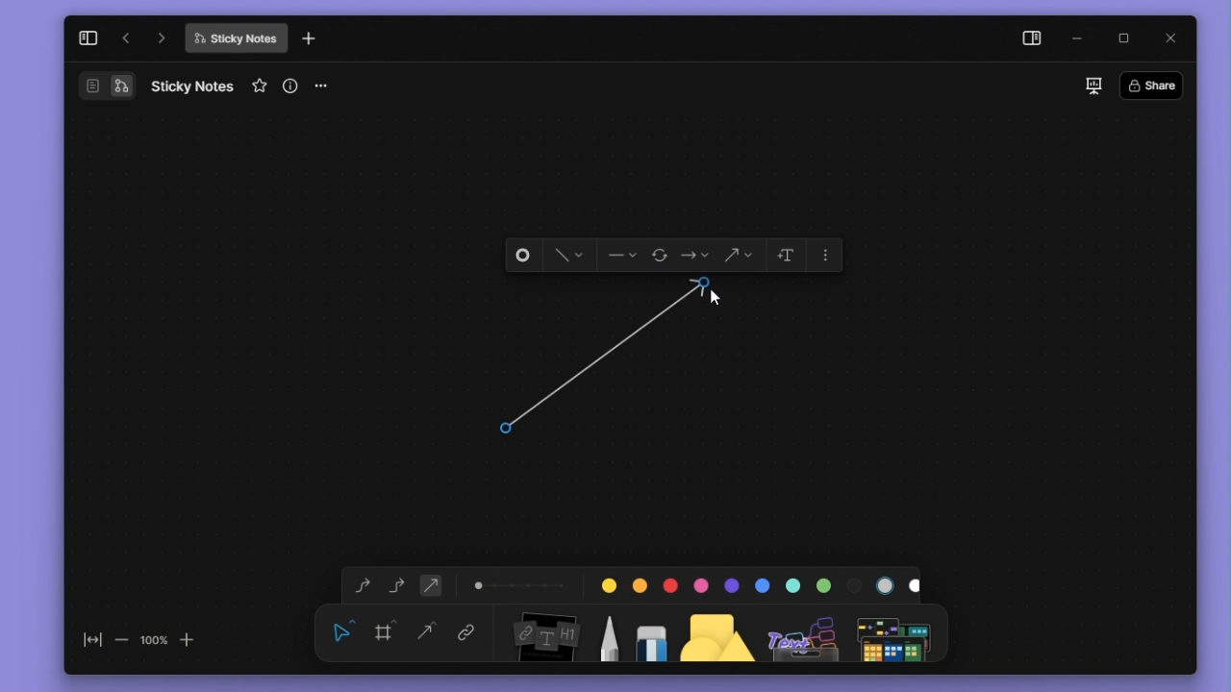 This screenshot has height=692, width=1231. I want to click on straight, so click(427, 633).